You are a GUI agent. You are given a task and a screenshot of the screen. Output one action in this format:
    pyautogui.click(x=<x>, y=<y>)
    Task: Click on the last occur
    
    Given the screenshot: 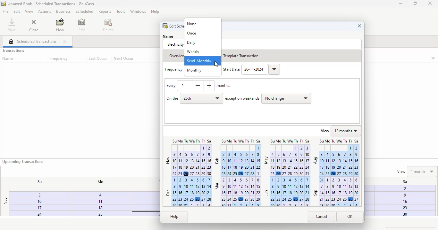 What is the action you would take?
    pyautogui.click(x=98, y=58)
    